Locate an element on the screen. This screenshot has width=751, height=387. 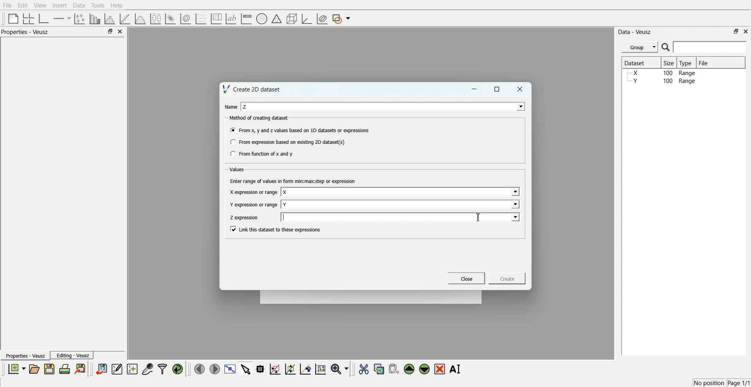
3D Volume is located at coordinates (185, 19).